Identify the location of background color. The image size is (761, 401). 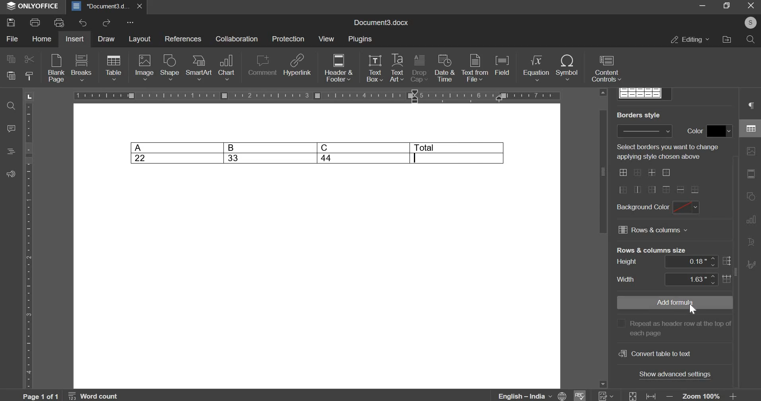
(686, 208).